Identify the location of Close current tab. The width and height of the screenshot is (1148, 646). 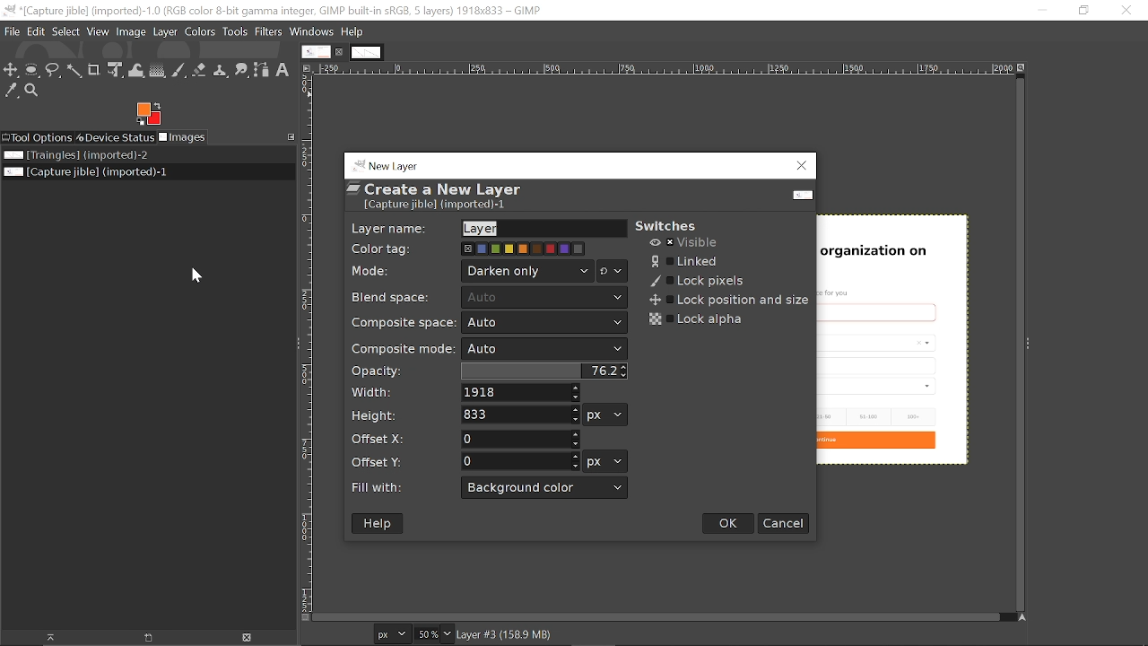
(340, 52).